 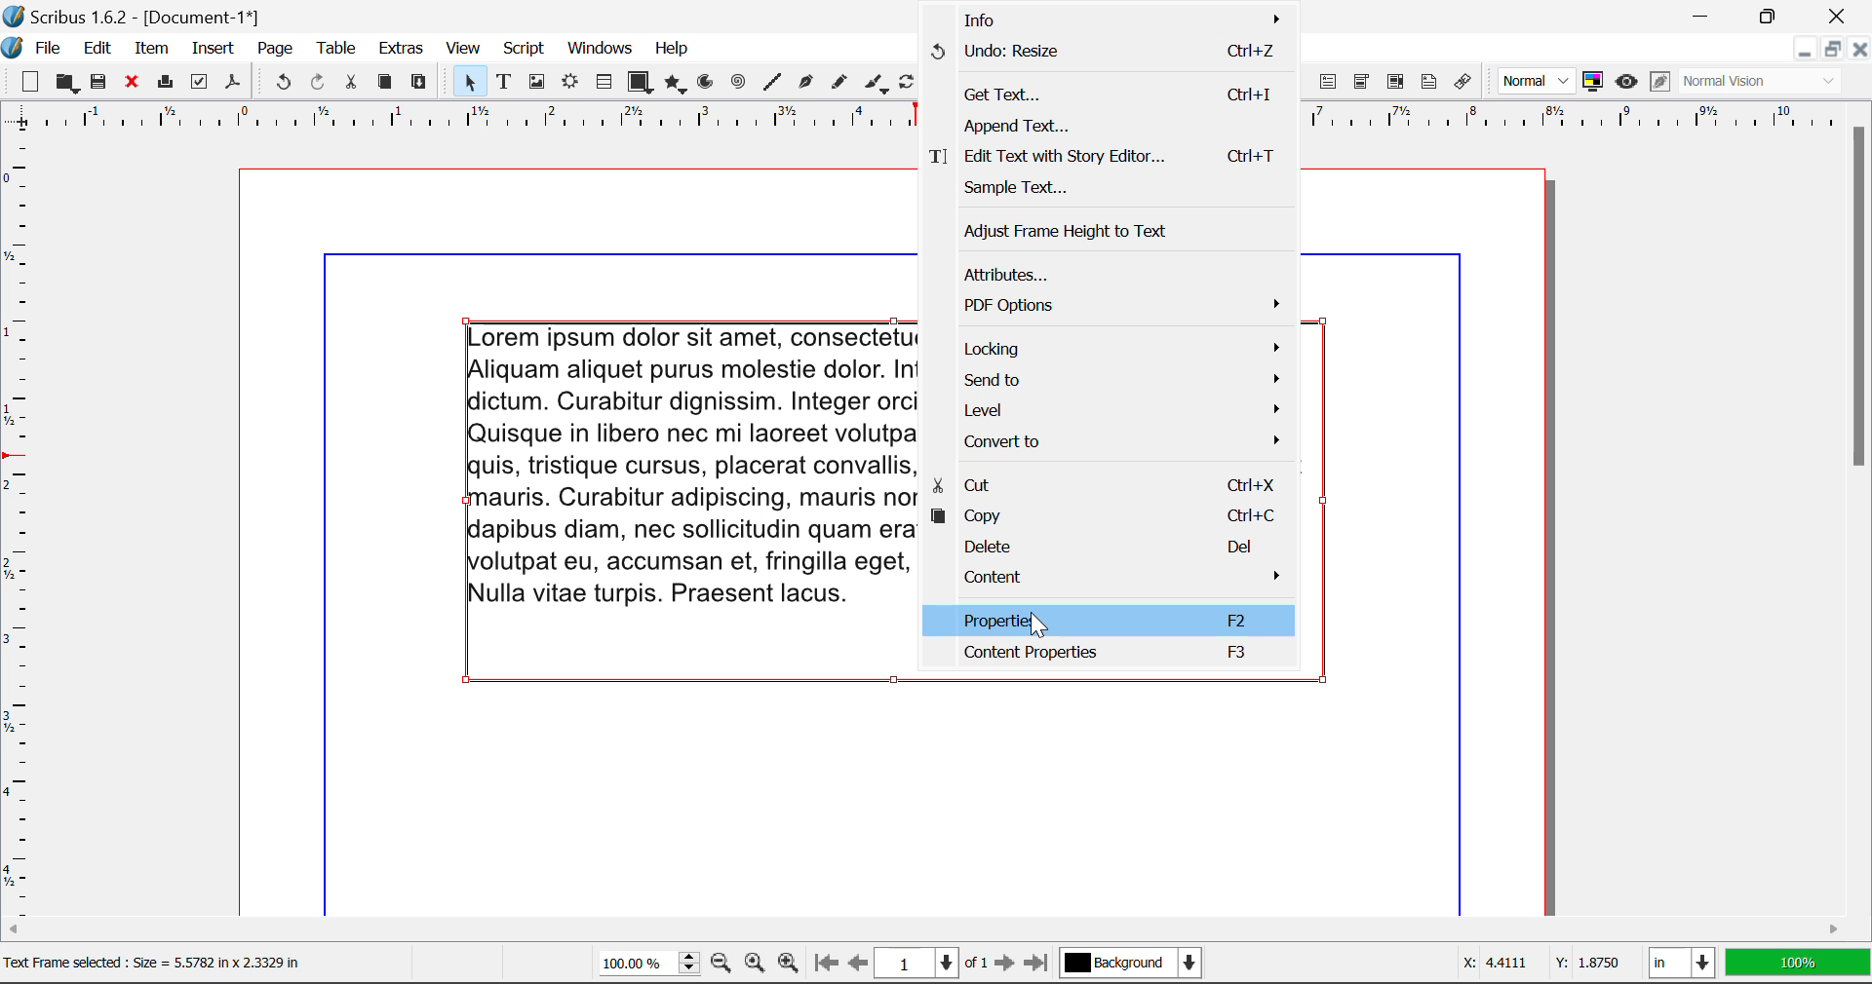 I want to click on Tables, so click(x=604, y=84).